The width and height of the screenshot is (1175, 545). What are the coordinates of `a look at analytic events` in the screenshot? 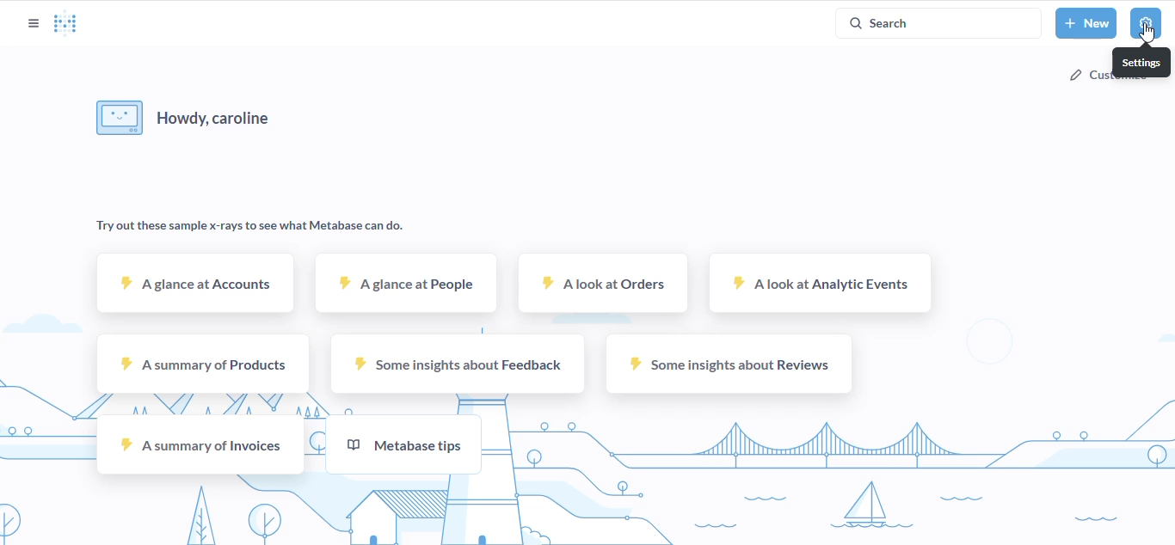 It's located at (819, 282).